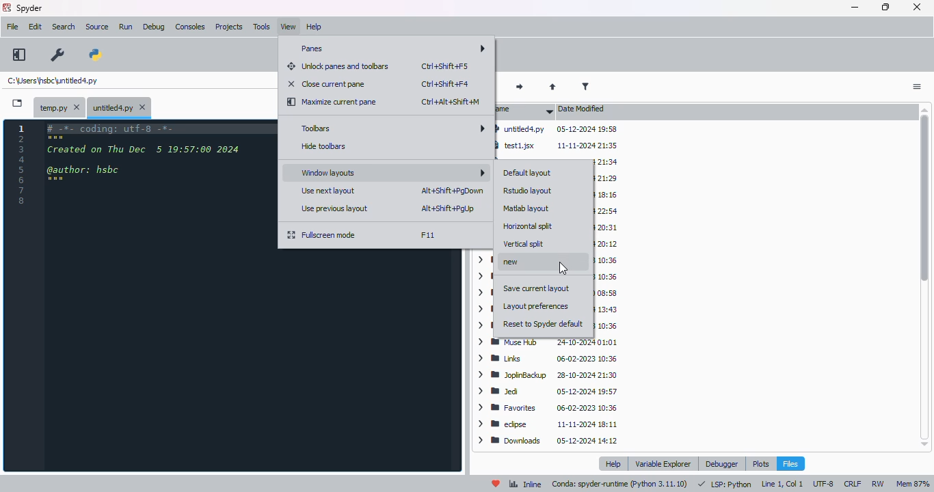 This screenshot has height=492, width=934. Describe the element at coordinates (156, 295) in the screenshot. I see `editor` at that location.